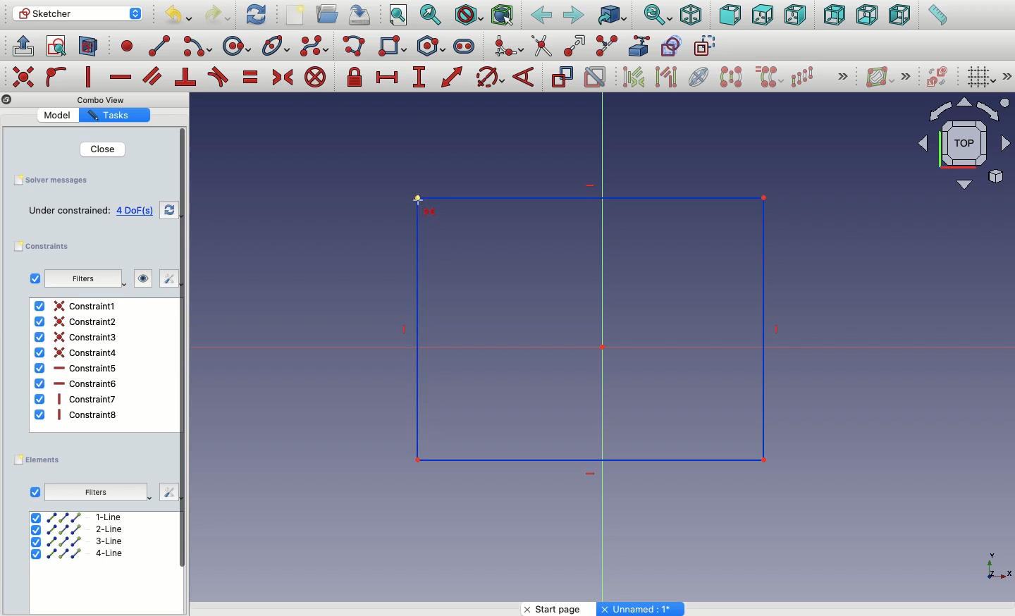 This screenshot has height=616, width=1015. What do you see at coordinates (76, 383) in the screenshot?
I see `Constraint6` at bounding box center [76, 383].